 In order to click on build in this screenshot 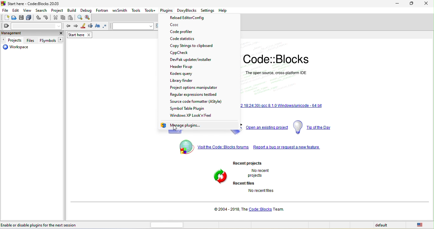, I will do `click(72, 10)`.